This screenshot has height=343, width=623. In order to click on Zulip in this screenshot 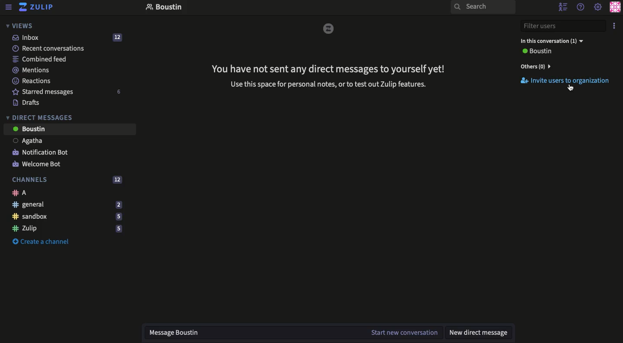, I will do `click(37, 7)`.